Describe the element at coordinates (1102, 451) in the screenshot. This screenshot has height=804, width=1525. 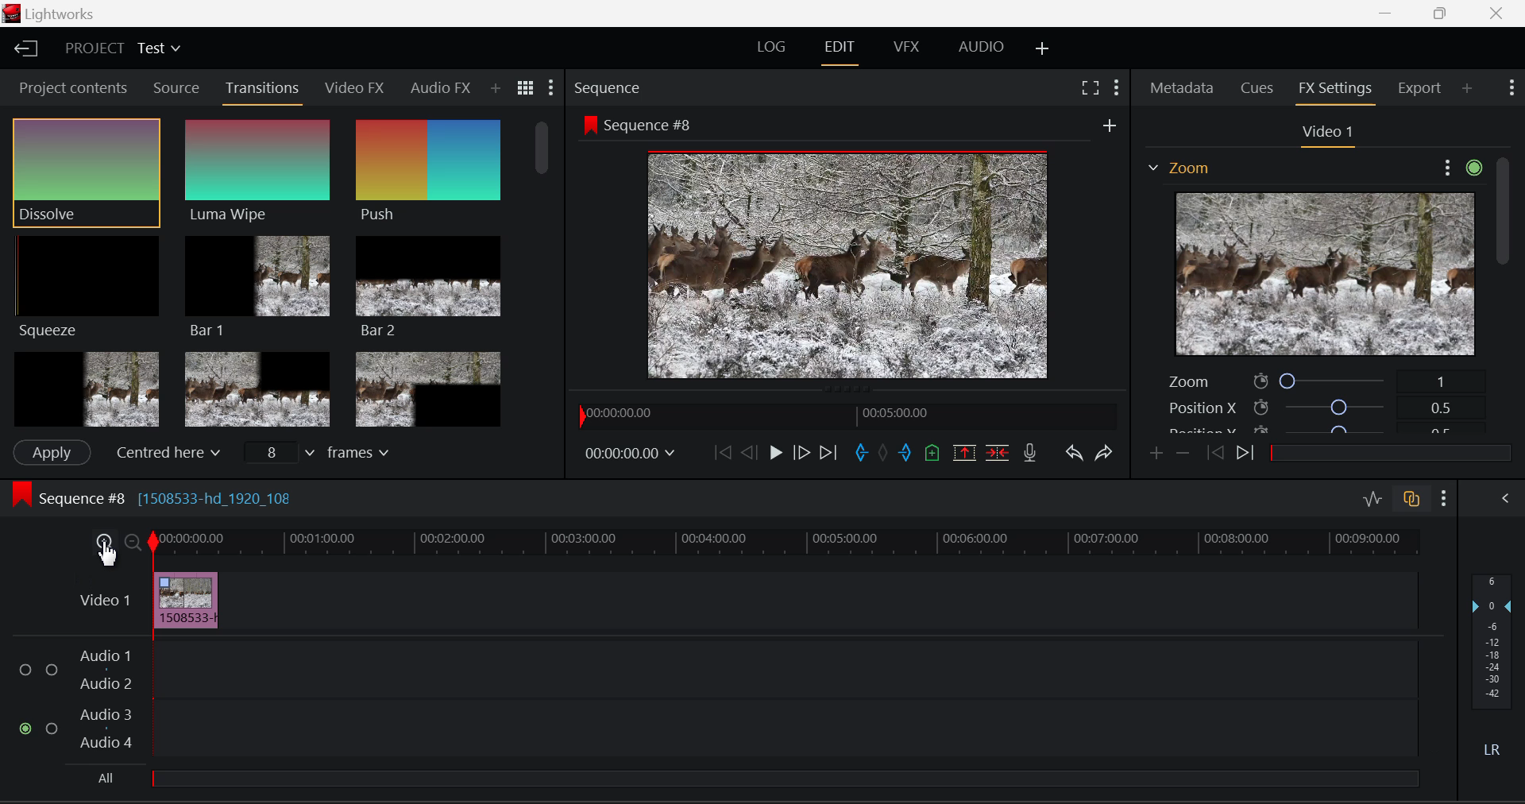
I see `Redo` at that location.